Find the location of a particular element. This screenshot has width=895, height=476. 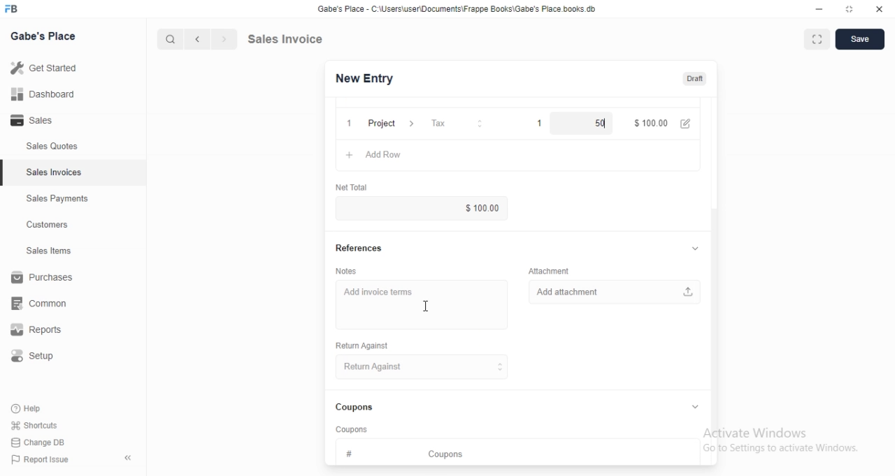

1 is located at coordinates (346, 121).